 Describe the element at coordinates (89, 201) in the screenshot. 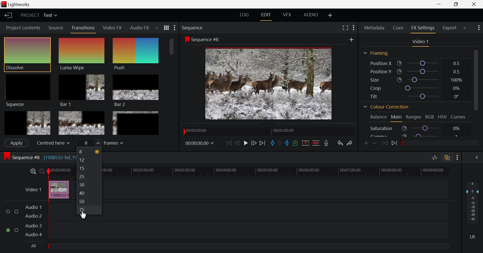

I see `50` at that location.